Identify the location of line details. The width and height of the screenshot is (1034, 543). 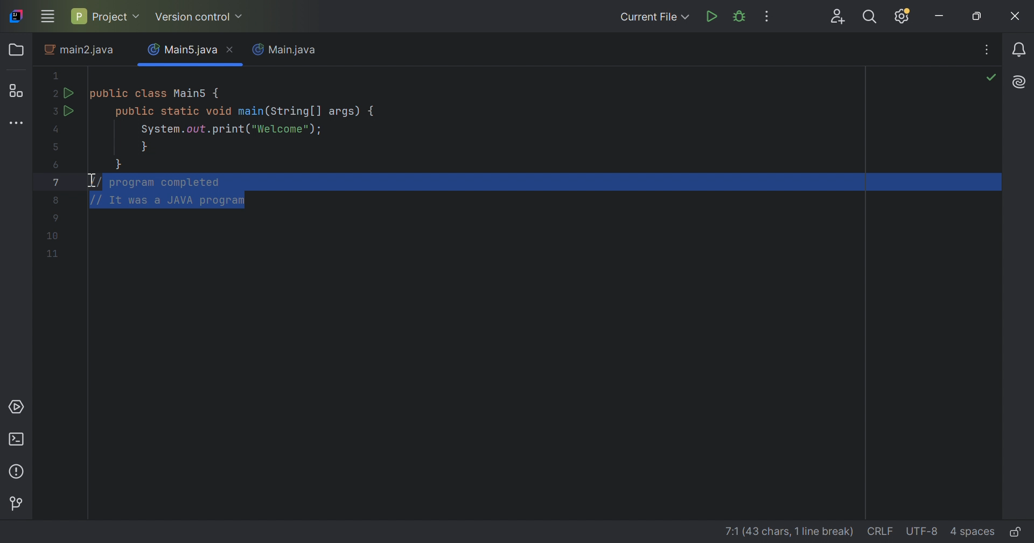
(780, 530).